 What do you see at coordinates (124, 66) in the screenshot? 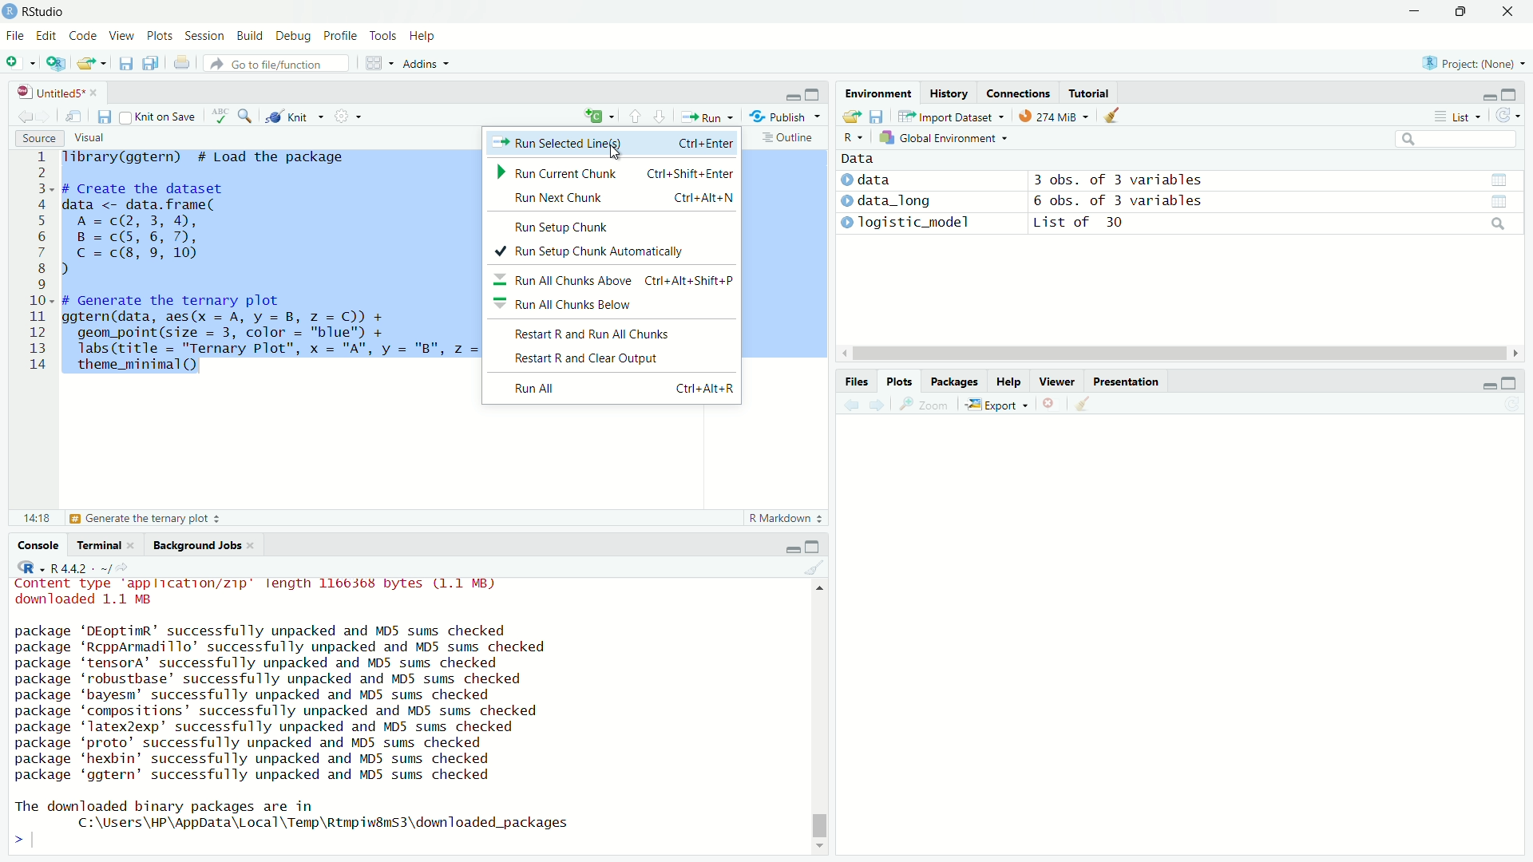
I see `save` at bounding box center [124, 66].